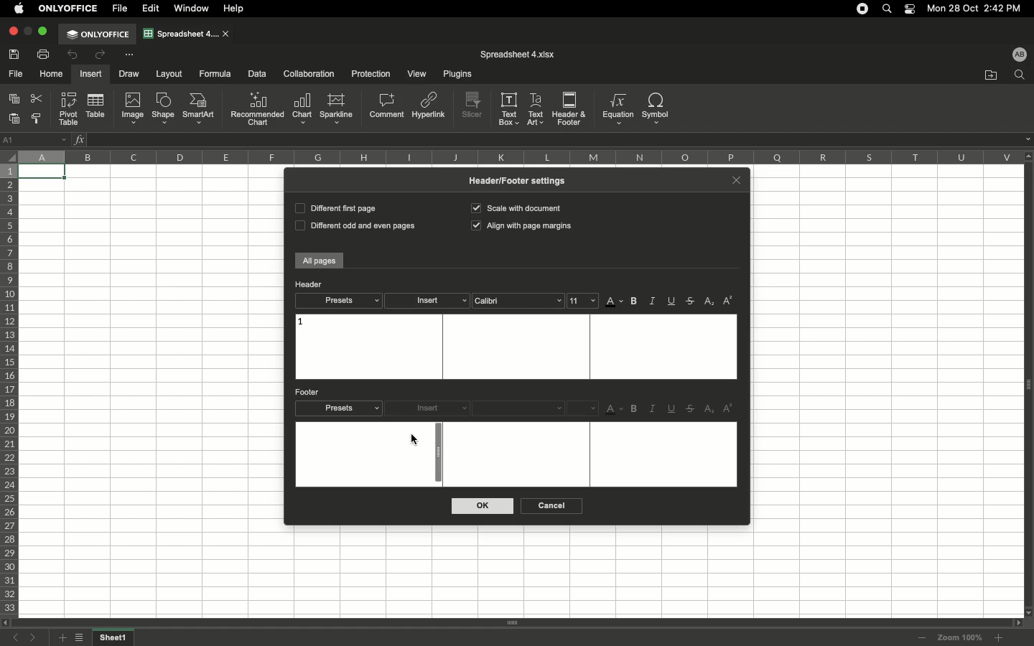 The width and height of the screenshot is (1034, 646). Describe the element at coordinates (691, 409) in the screenshot. I see `Strikethrough` at that location.